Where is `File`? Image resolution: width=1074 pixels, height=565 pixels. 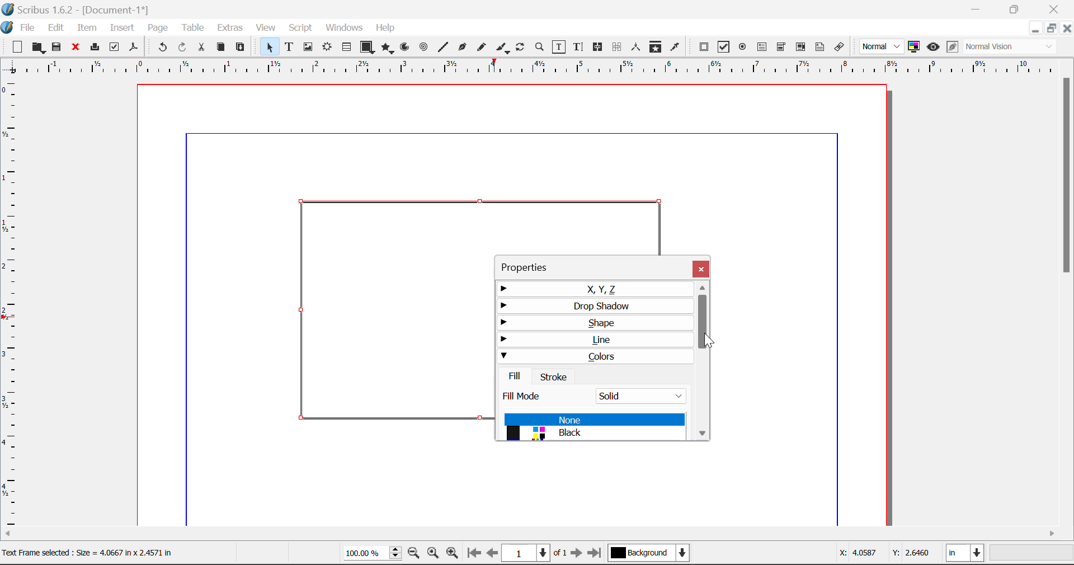
File is located at coordinates (20, 26).